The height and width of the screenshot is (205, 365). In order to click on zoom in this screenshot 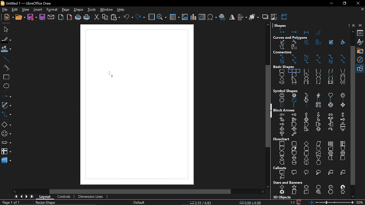, I will do `click(161, 18)`.